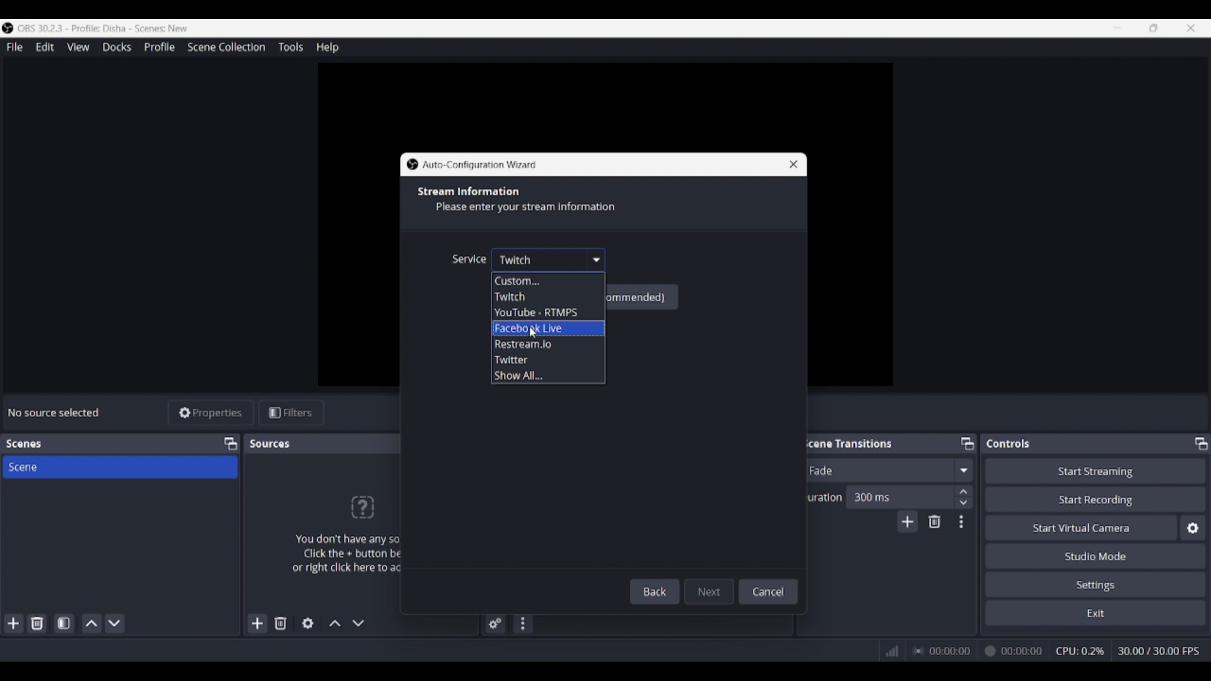 The width and height of the screenshot is (1211, 681). I want to click on Edit menu, so click(44, 47).